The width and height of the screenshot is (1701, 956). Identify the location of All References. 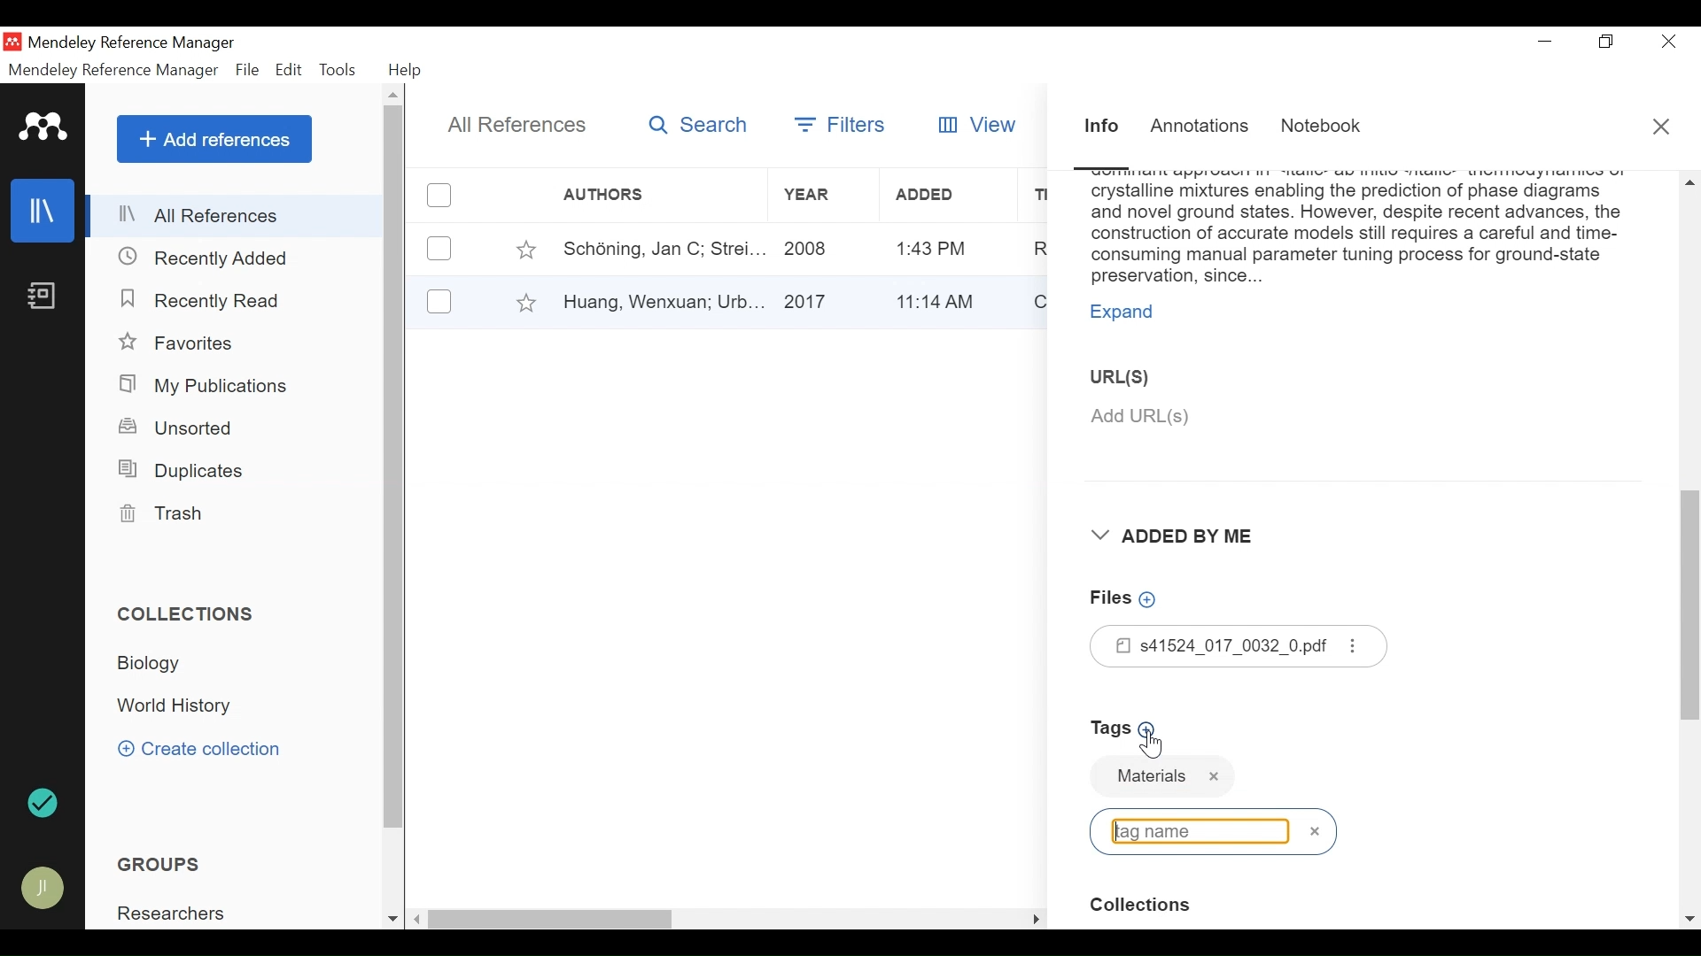
(237, 215).